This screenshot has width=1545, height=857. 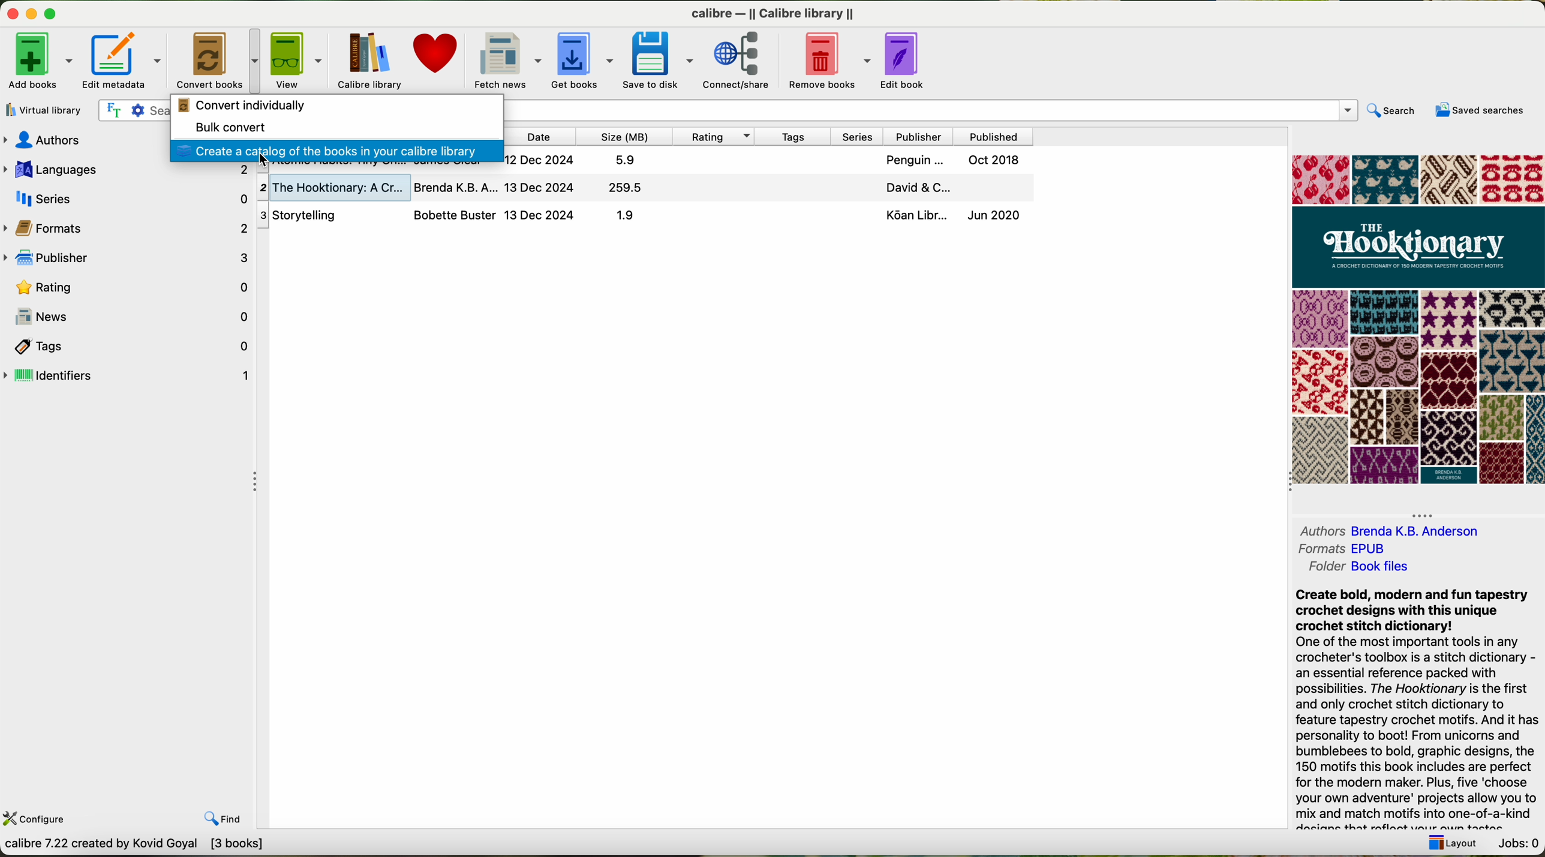 I want to click on Collapse, so click(x=259, y=485).